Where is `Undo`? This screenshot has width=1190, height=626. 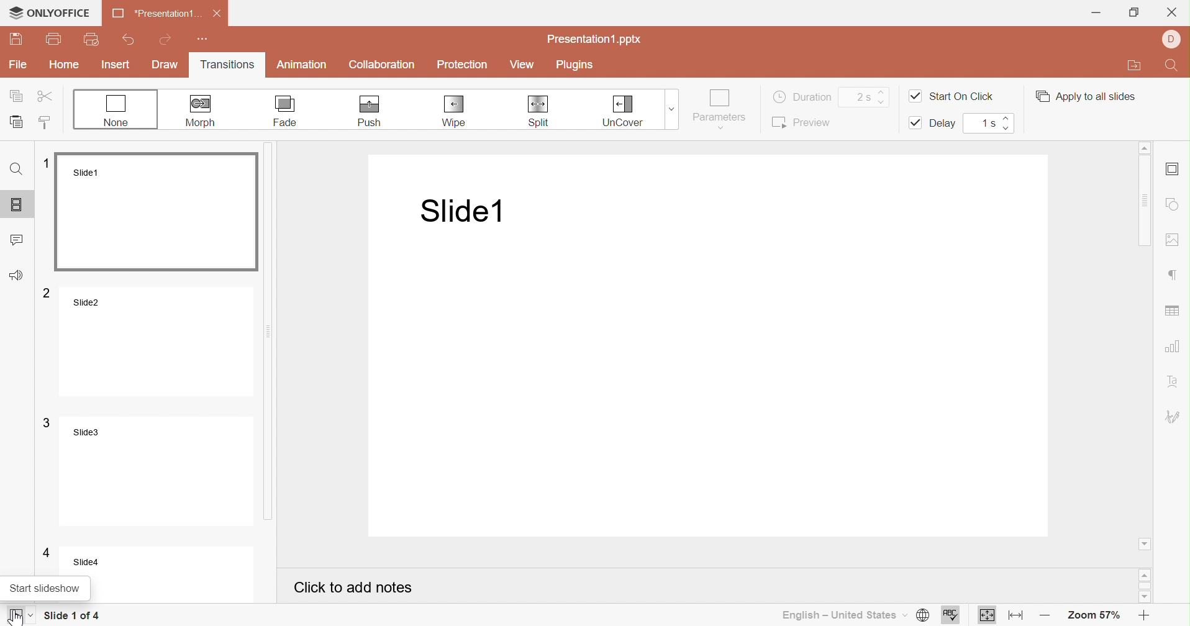
Undo is located at coordinates (127, 40).